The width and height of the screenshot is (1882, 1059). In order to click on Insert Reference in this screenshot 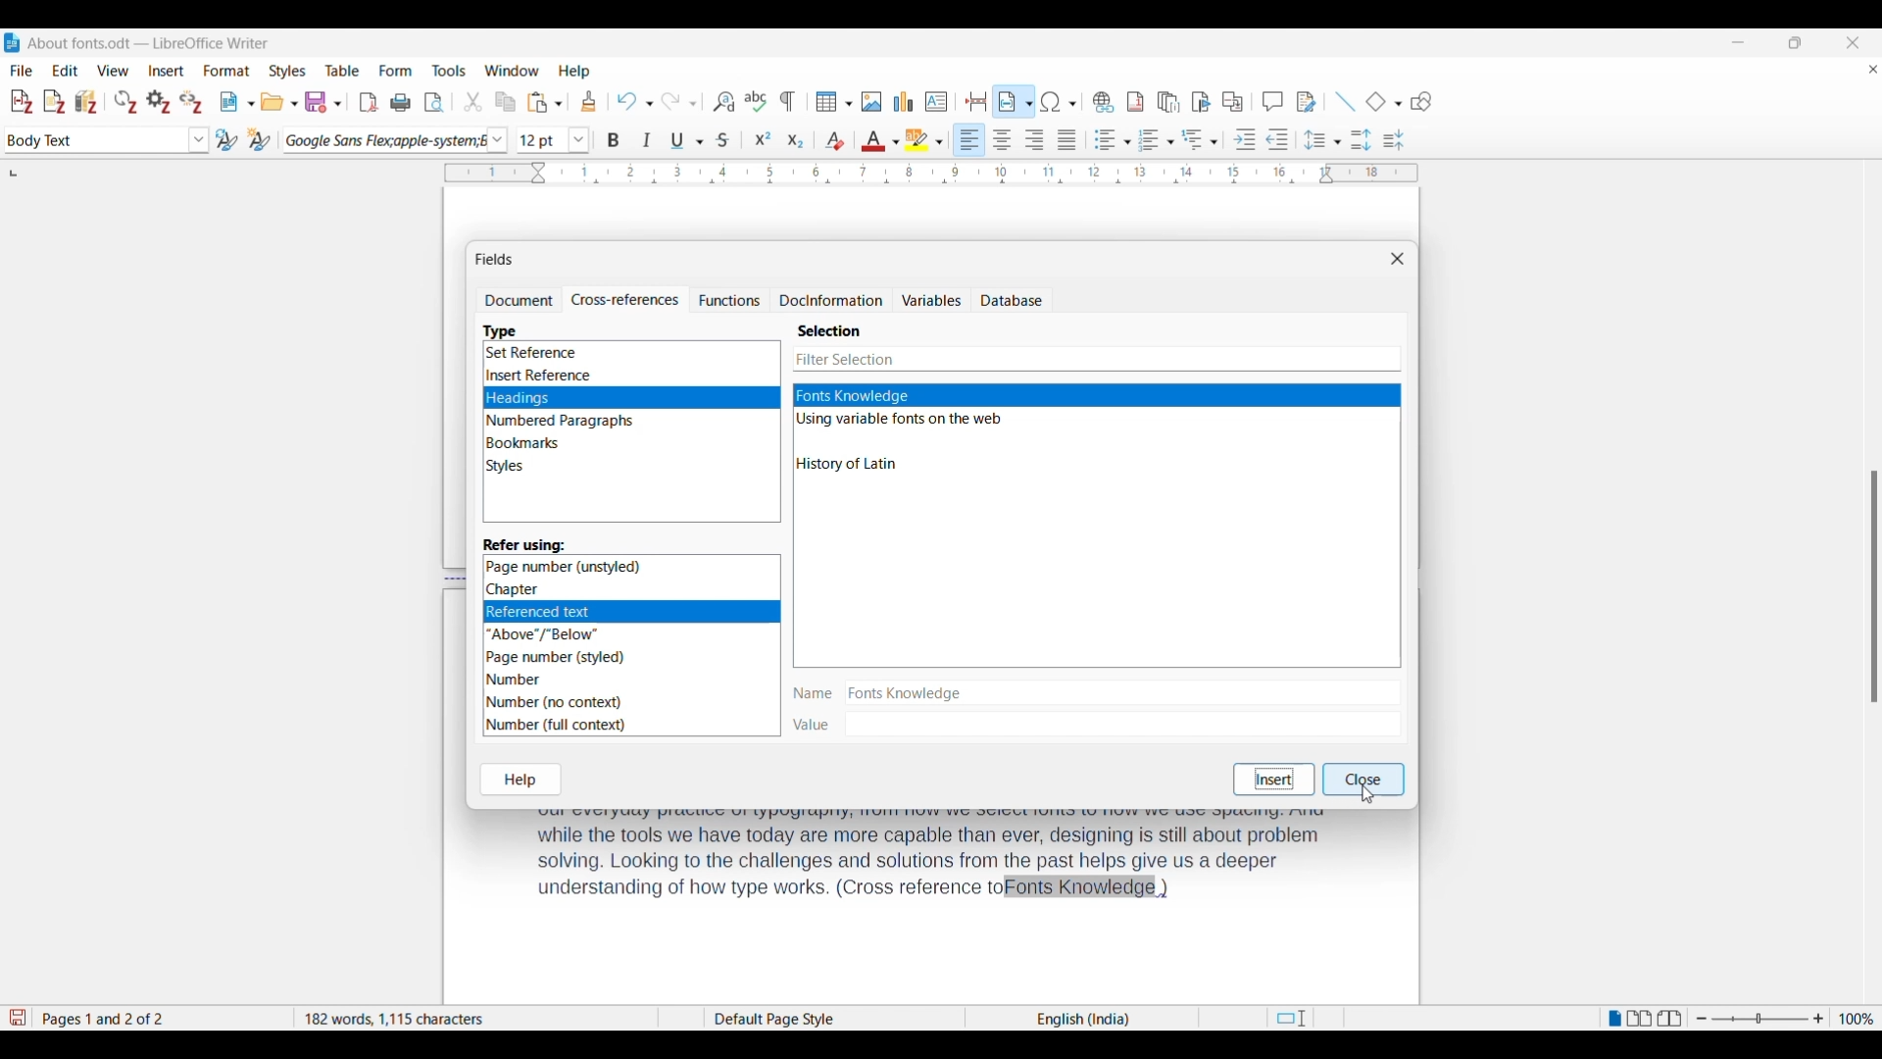, I will do `click(542, 376)`.